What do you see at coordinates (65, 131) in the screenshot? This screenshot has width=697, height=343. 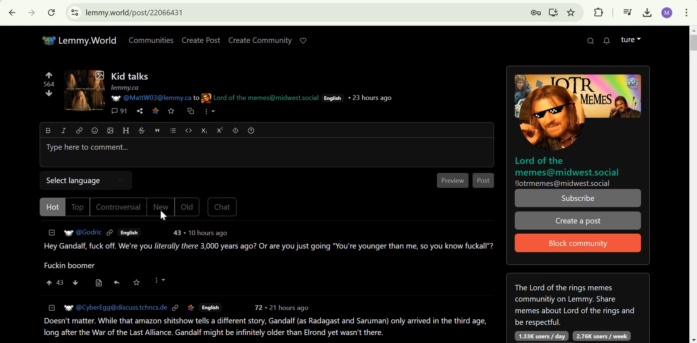 I see `Italic` at bounding box center [65, 131].